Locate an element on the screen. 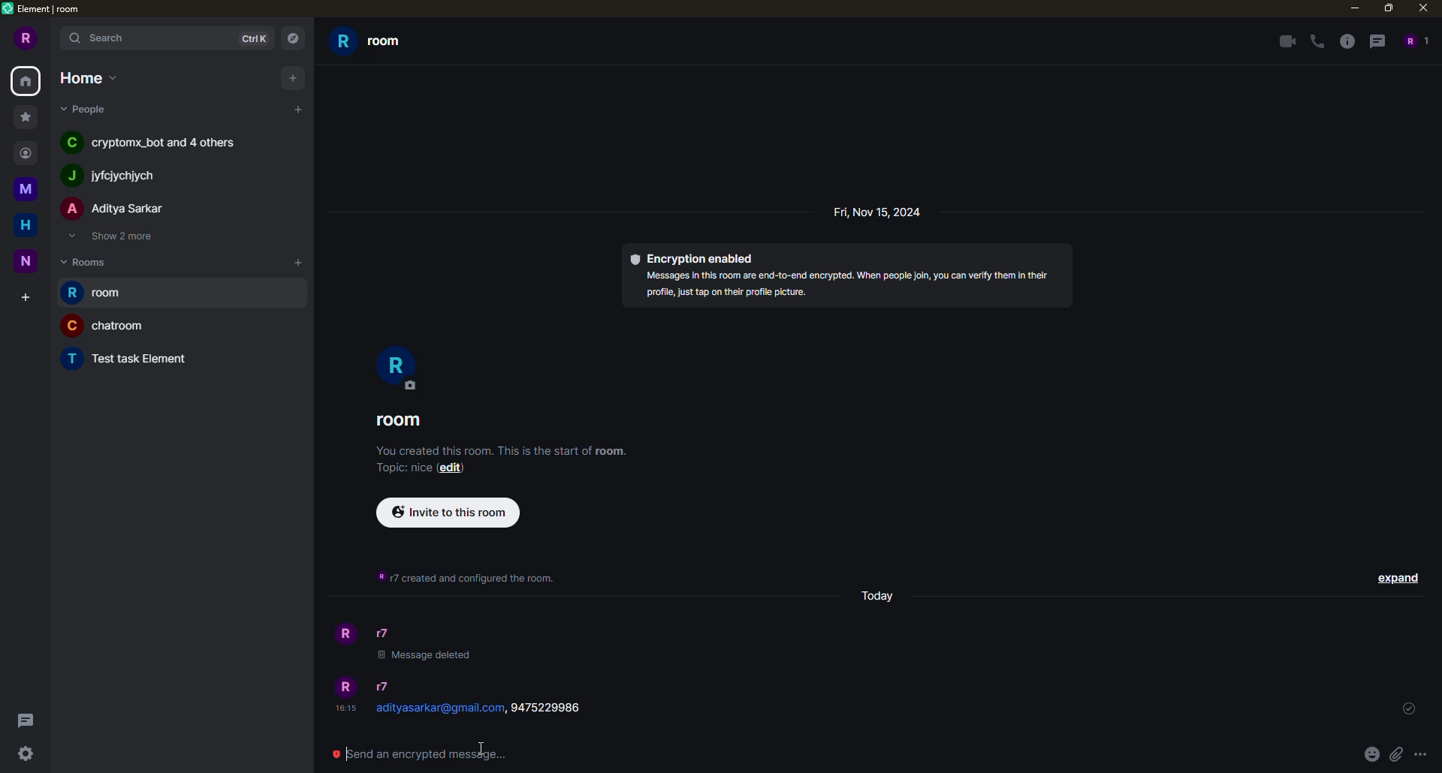 The image size is (1442, 773). profile is located at coordinates (400, 372).